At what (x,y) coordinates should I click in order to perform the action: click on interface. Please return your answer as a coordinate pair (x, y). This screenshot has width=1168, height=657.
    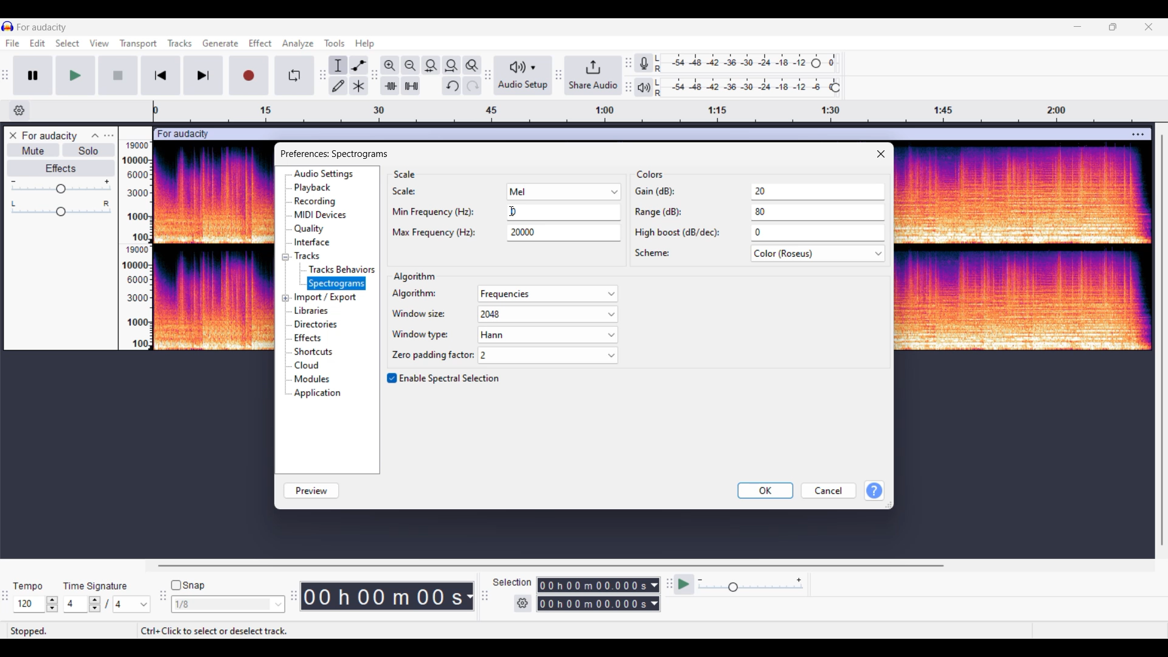
    Looking at the image, I should click on (316, 243).